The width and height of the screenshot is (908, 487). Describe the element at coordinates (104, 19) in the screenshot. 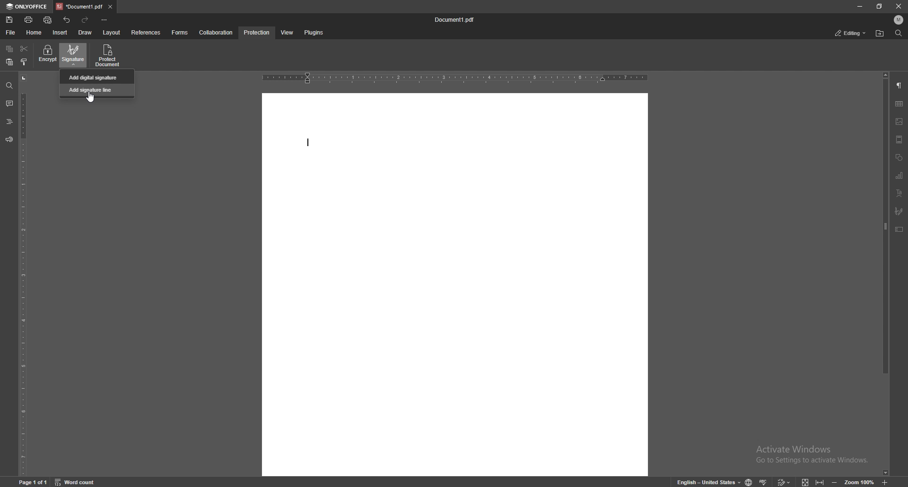

I see `customize toolbar` at that location.